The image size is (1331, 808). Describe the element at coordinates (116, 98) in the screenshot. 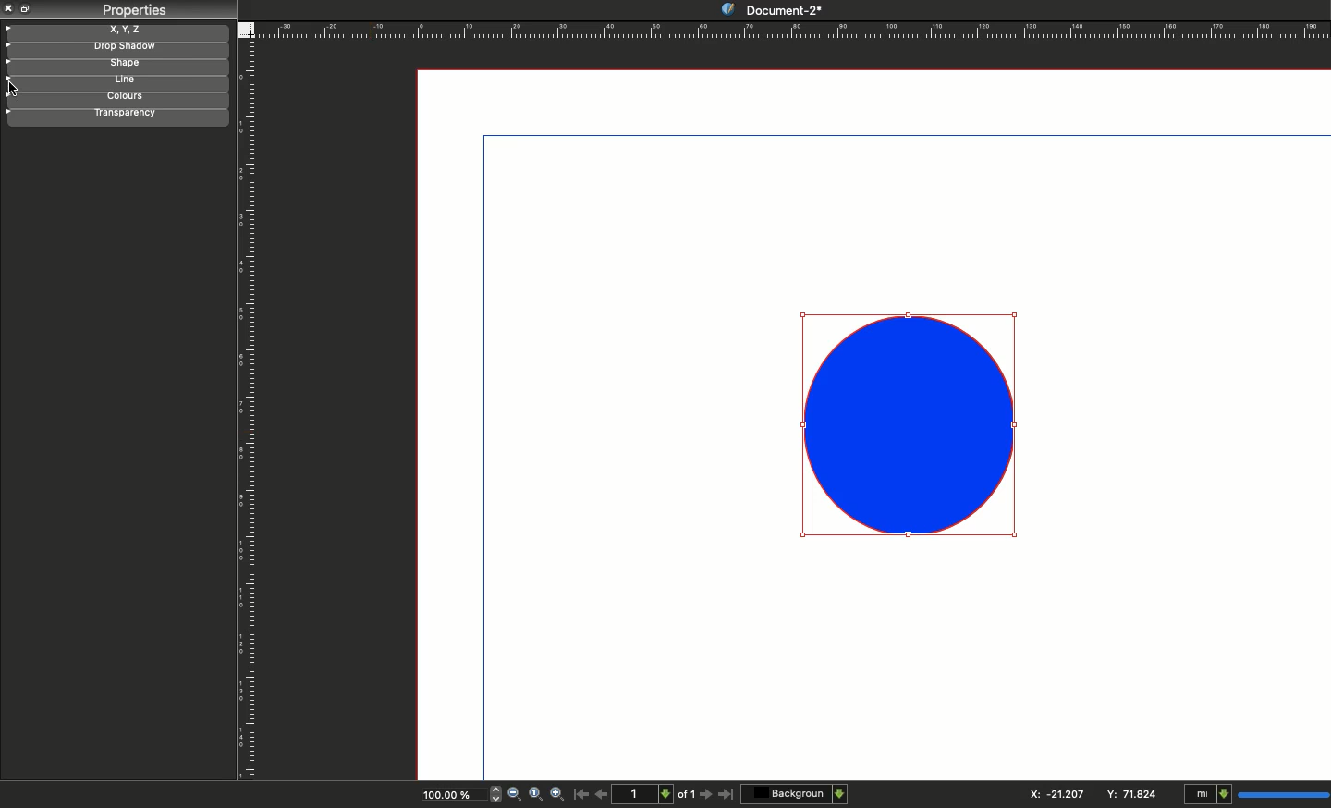

I see `Colors` at that location.